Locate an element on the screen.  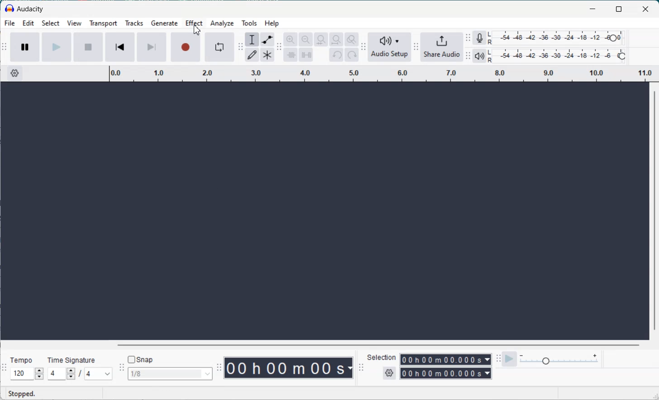
File is located at coordinates (10, 24).